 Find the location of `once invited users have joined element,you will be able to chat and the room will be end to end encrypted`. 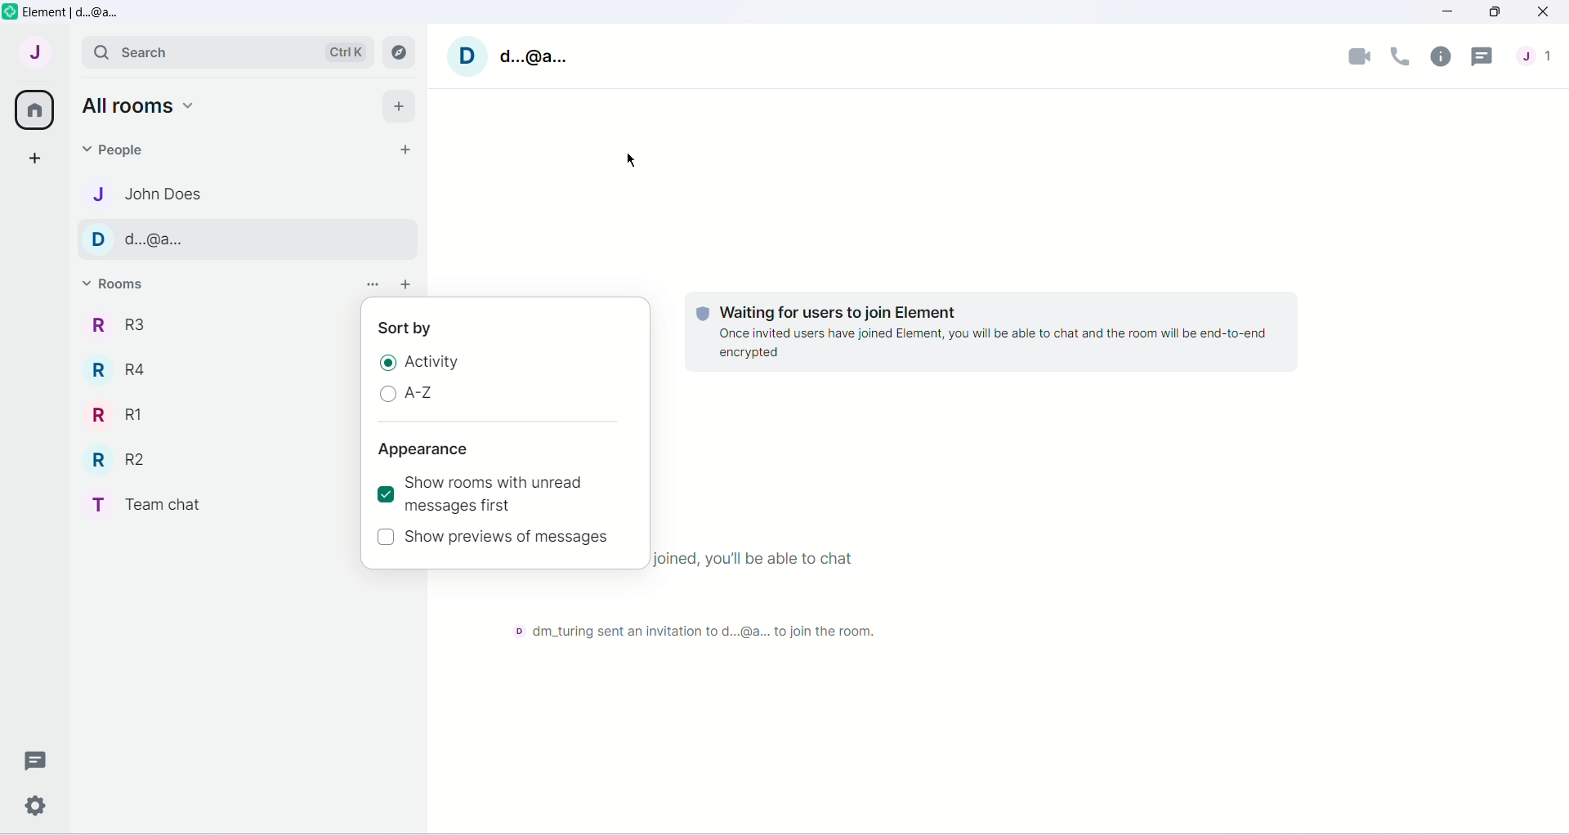

once invited users have joined element,you will be able to chat and the room will be end to end encrypted is located at coordinates (993, 343).